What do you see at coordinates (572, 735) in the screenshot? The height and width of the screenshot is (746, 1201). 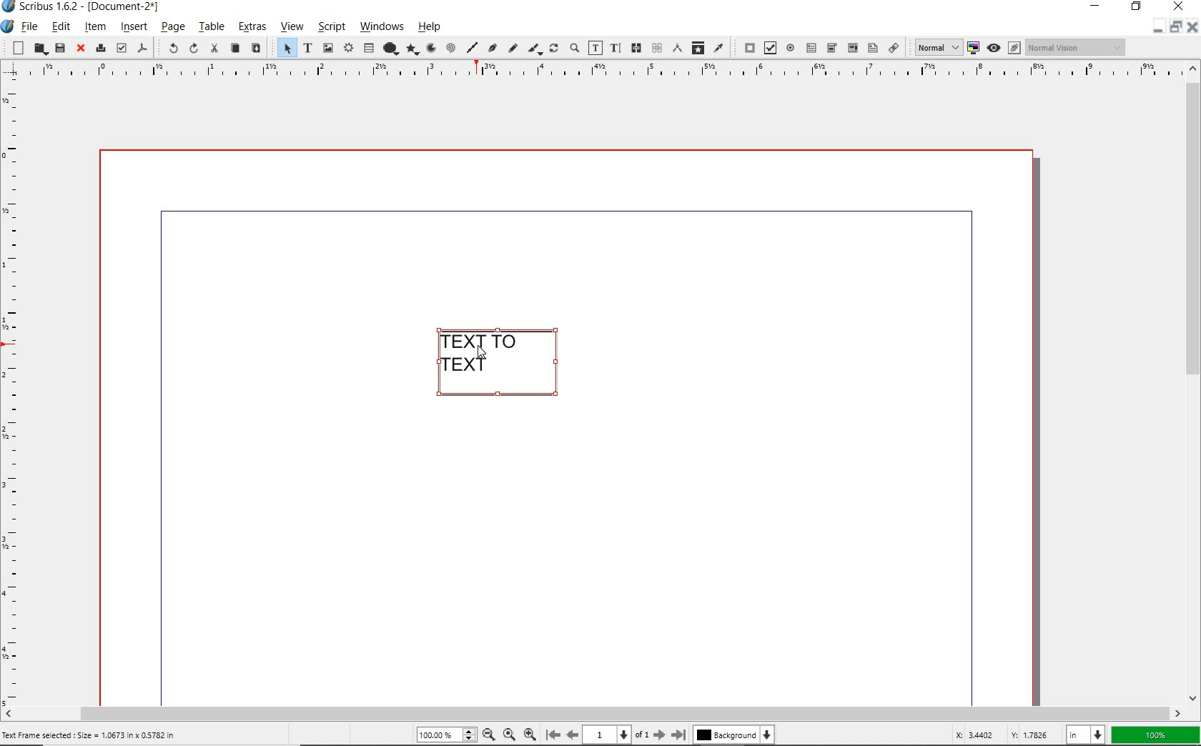 I see `move to previous` at bounding box center [572, 735].